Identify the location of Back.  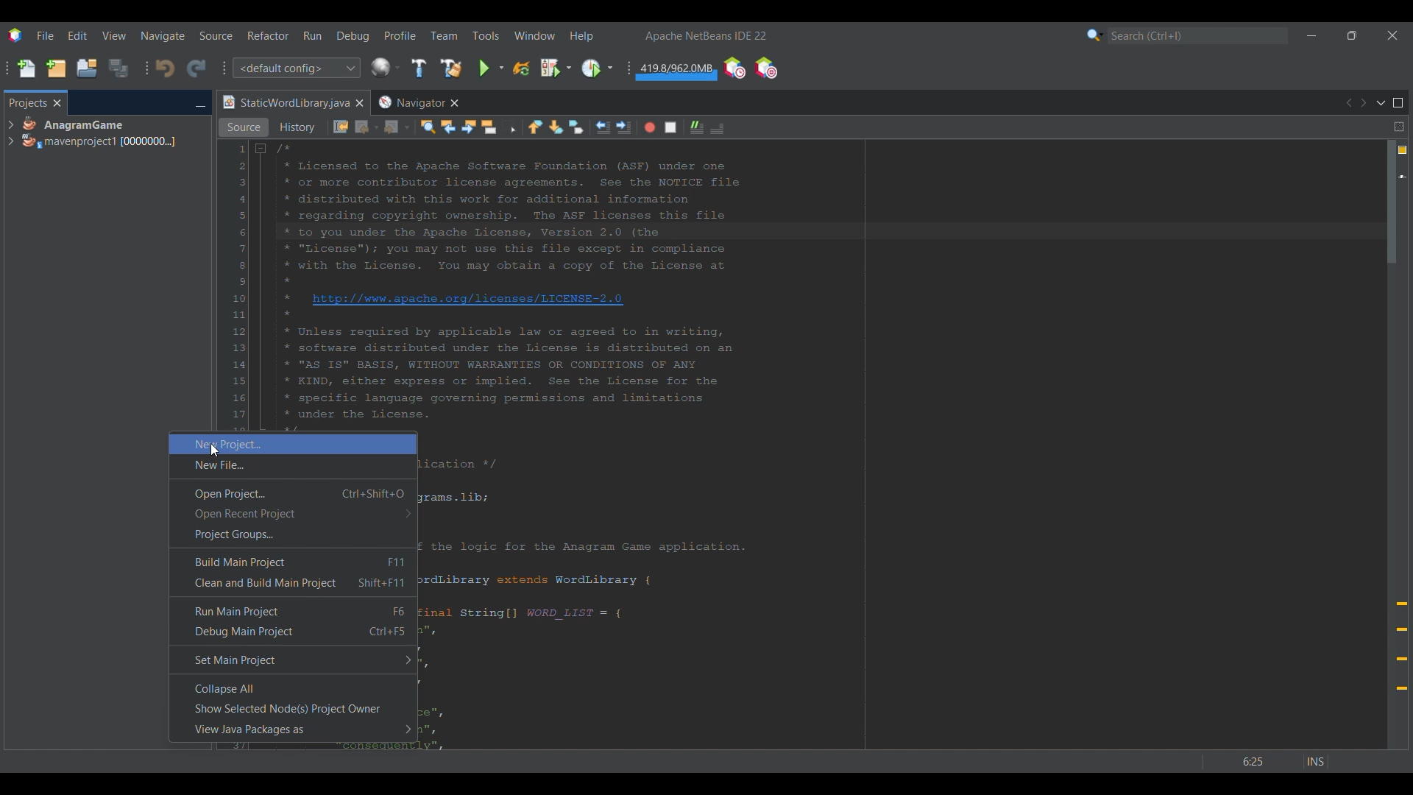
(367, 127).